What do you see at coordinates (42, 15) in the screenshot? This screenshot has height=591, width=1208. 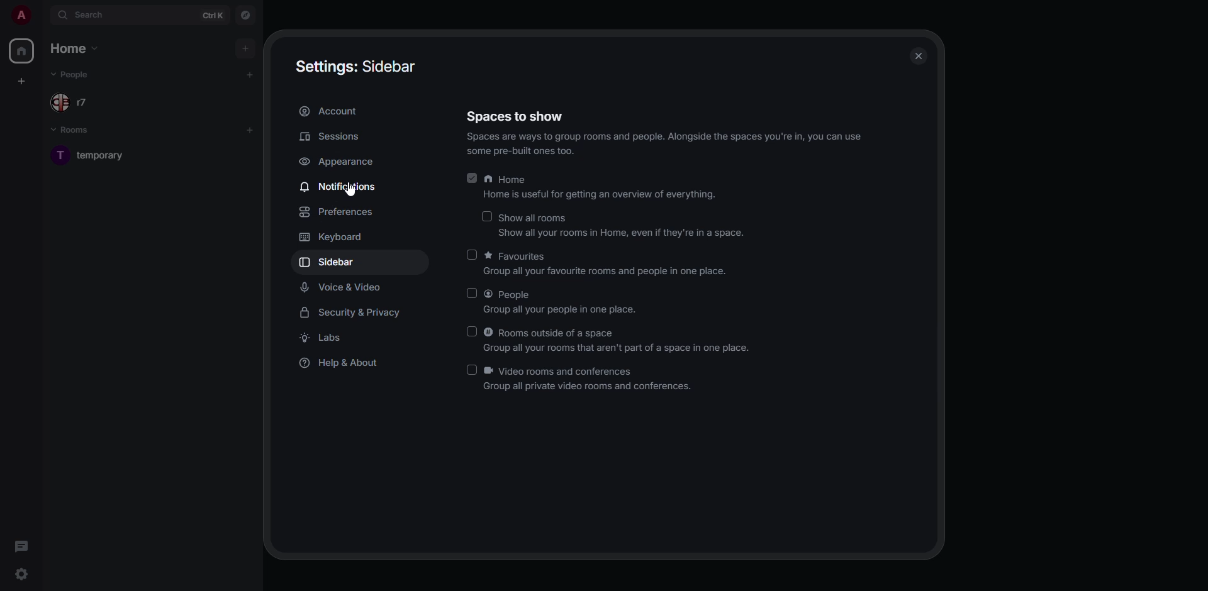 I see `expand` at bounding box center [42, 15].